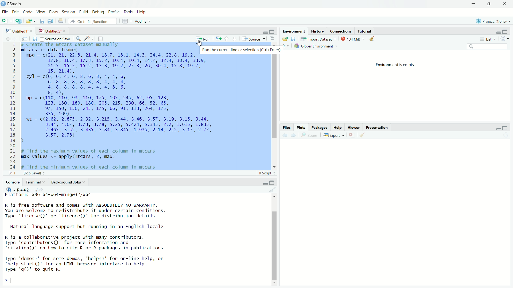 The width and height of the screenshot is (513, 288). What do you see at coordinates (41, 12) in the screenshot?
I see `View` at bounding box center [41, 12].